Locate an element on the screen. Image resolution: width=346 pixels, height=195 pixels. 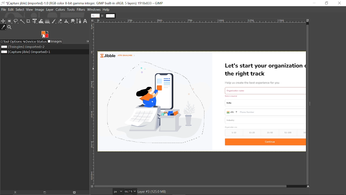
Access the image menu is located at coordinates (92, 20).